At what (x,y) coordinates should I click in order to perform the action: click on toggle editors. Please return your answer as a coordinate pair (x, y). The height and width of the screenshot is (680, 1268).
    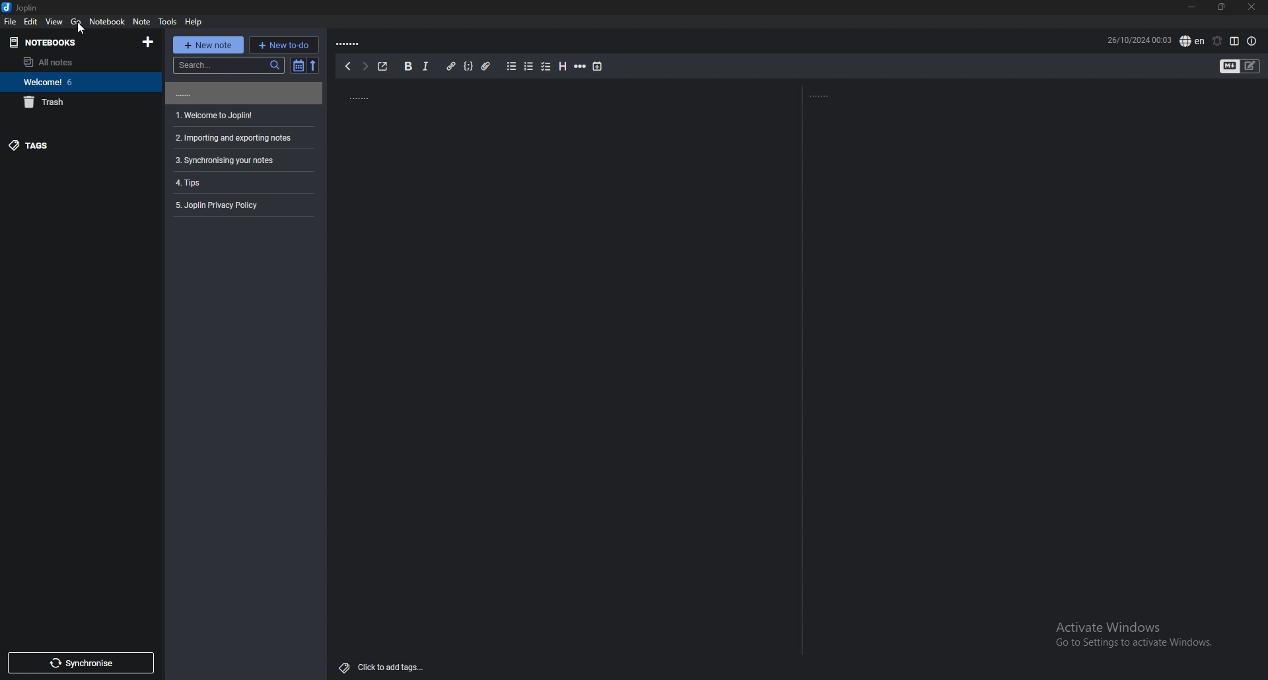
    Looking at the image, I should click on (1251, 67).